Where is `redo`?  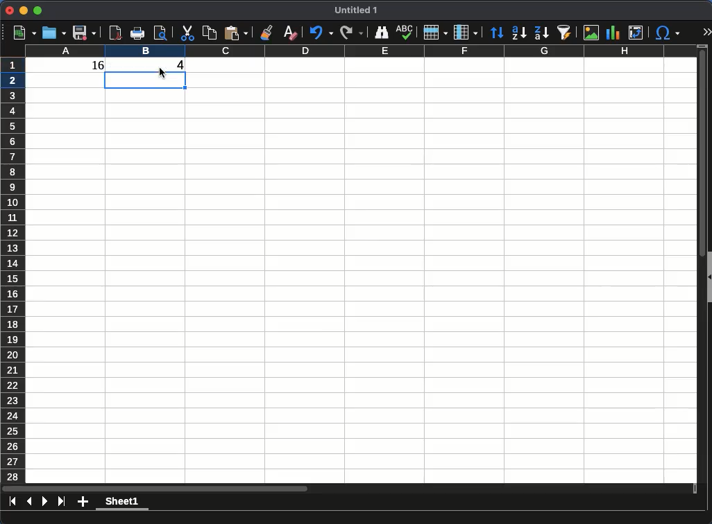 redo is located at coordinates (352, 33).